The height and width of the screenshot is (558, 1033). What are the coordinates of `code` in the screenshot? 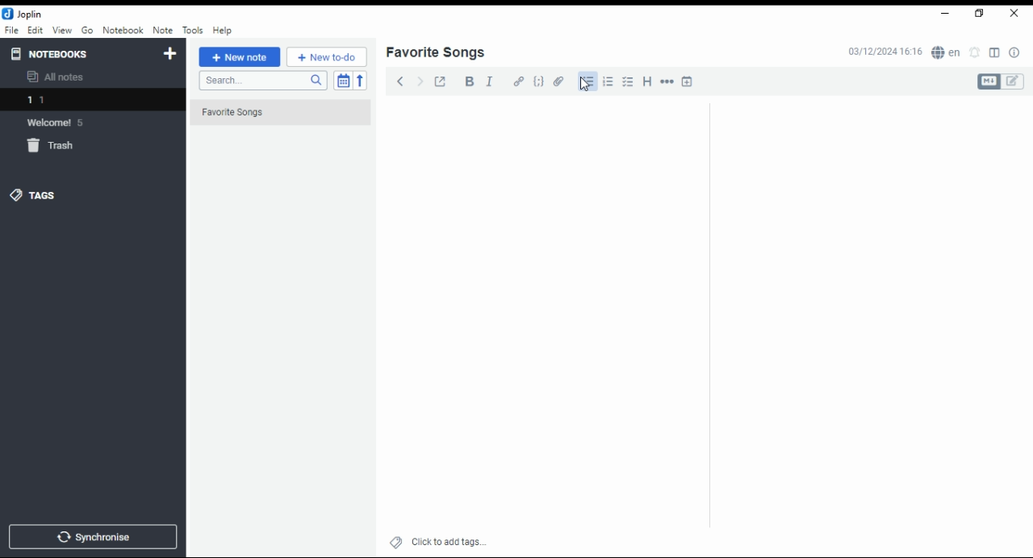 It's located at (538, 81).